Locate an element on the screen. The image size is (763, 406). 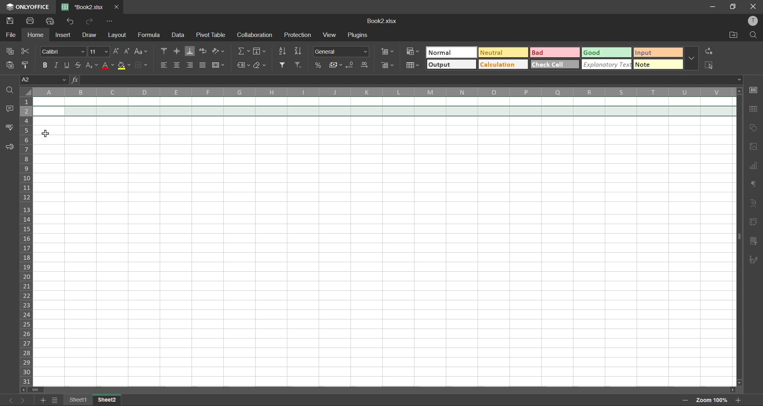
close tab is located at coordinates (118, 6).